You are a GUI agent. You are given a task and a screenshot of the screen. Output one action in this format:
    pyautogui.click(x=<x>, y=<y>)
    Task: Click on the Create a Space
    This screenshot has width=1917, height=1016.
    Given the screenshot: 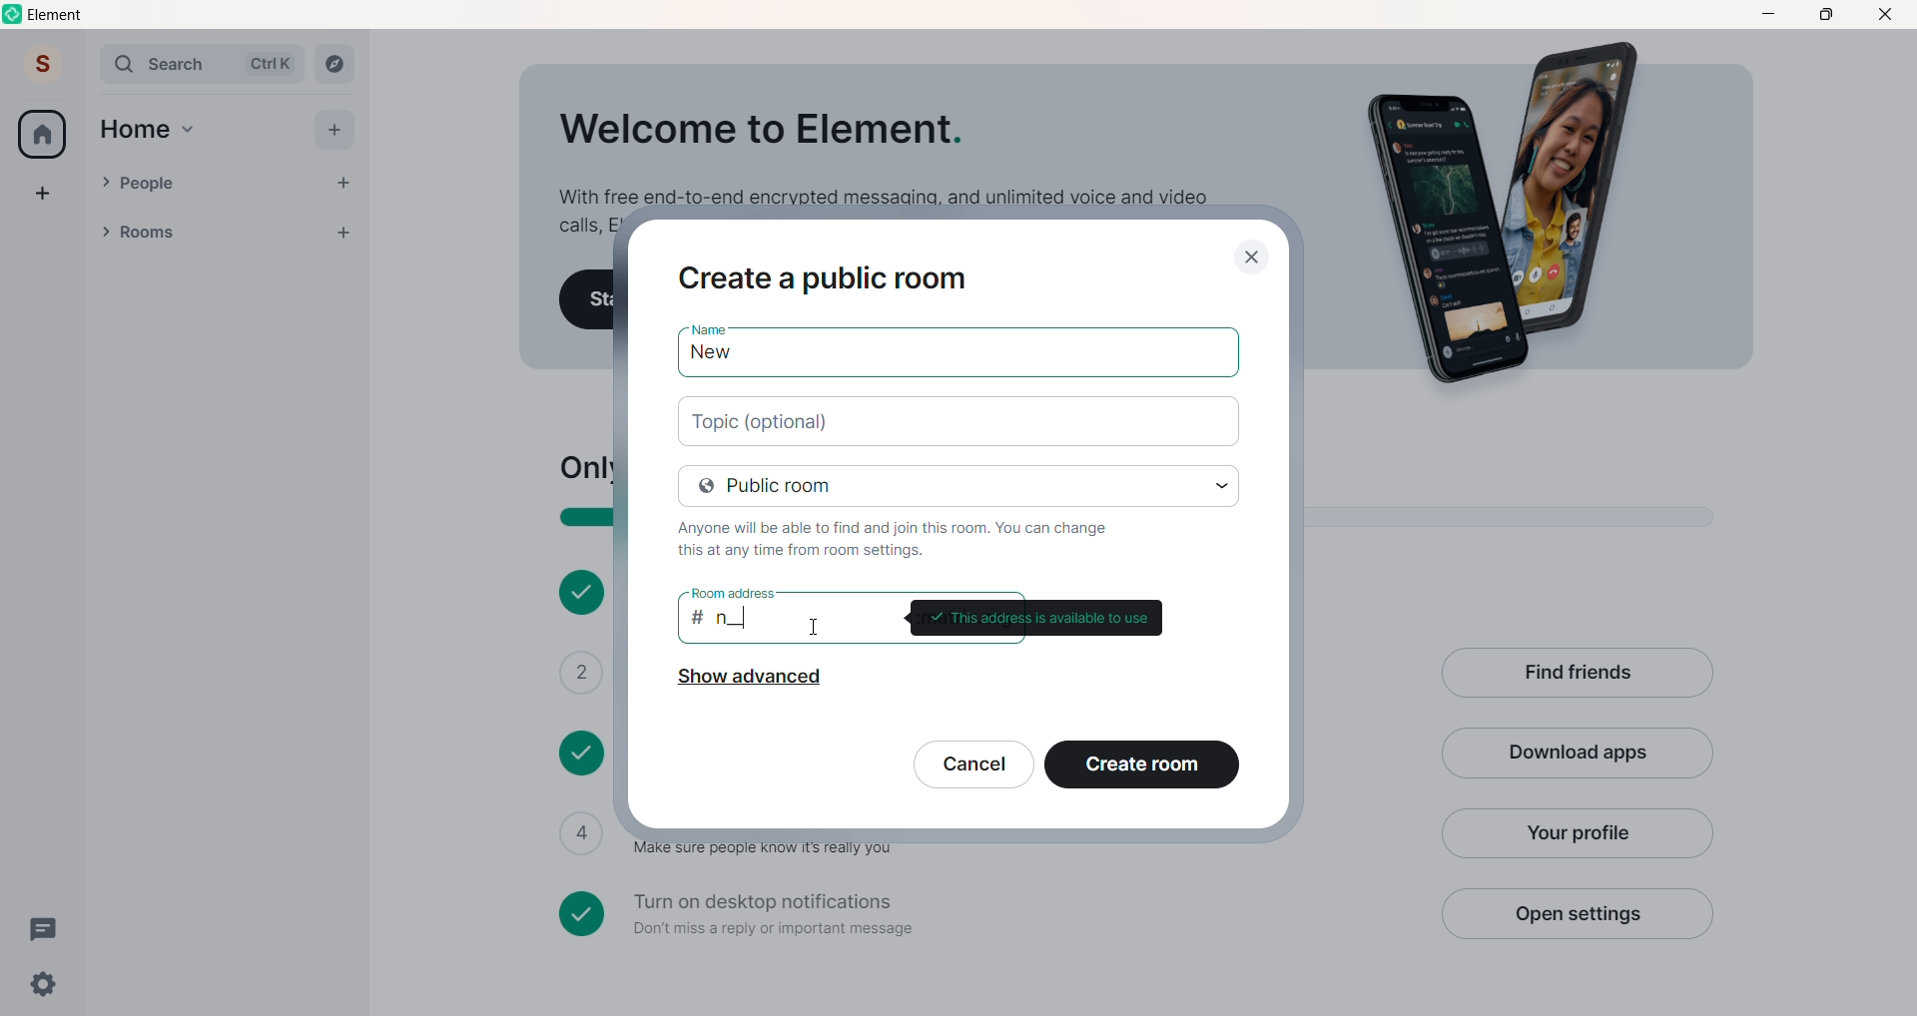 What is the action you would take?
    pyautogui.click(x=43, y=193)
    